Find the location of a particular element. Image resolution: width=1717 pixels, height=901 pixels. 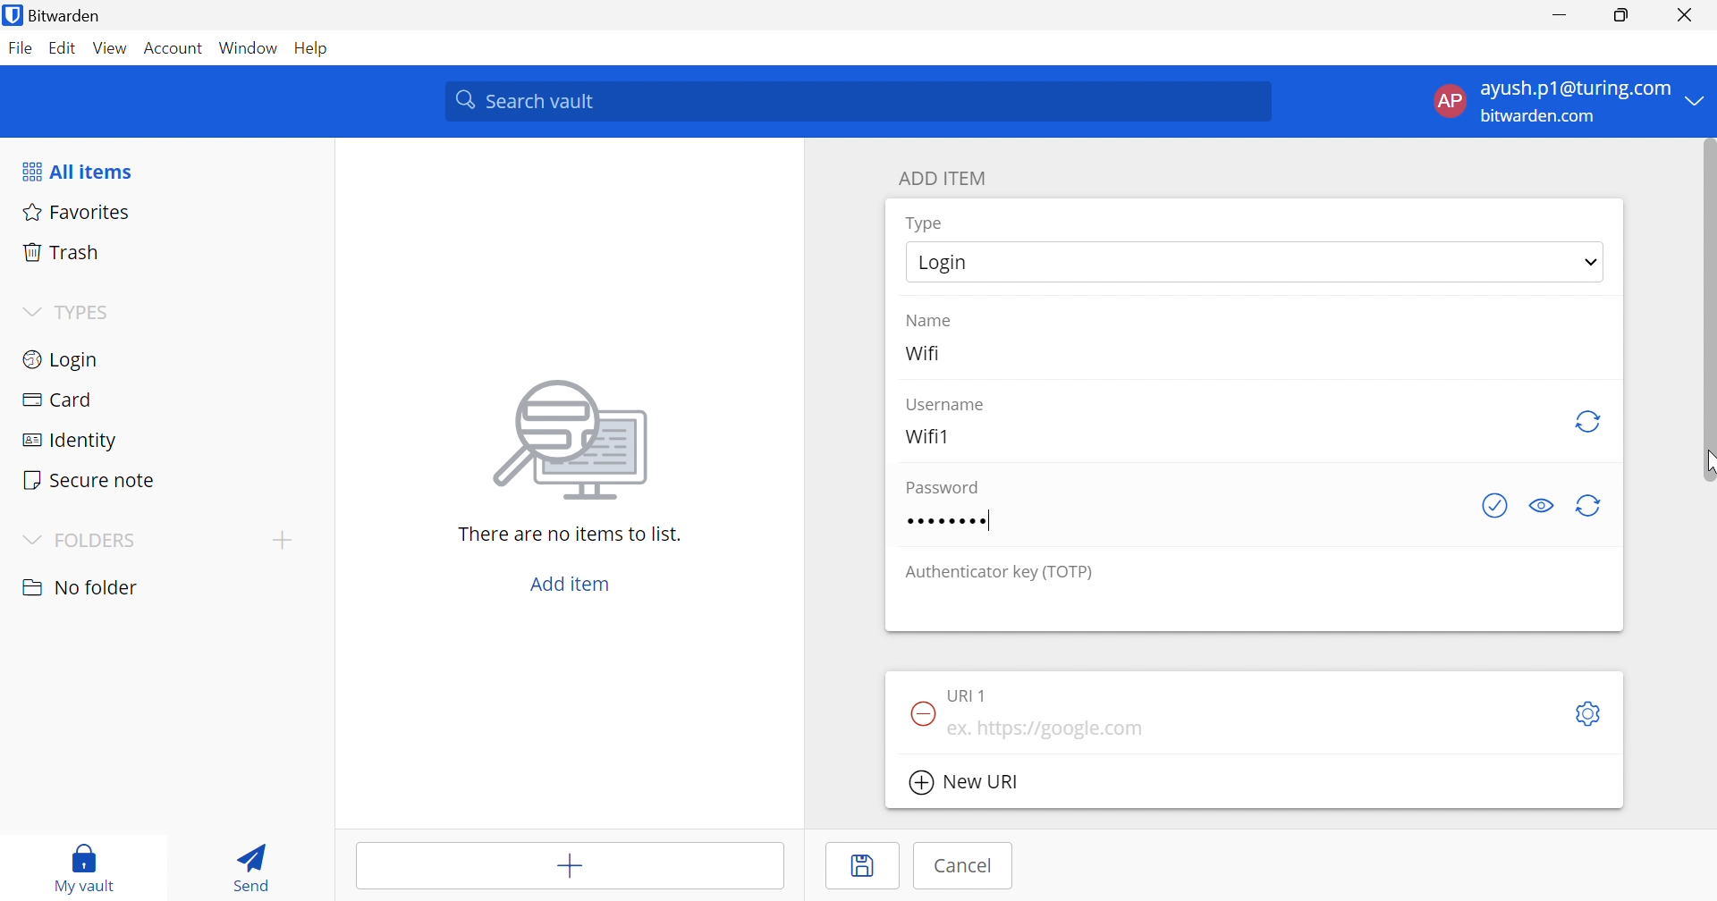

Drop Down is located at coordinates (30, 313).